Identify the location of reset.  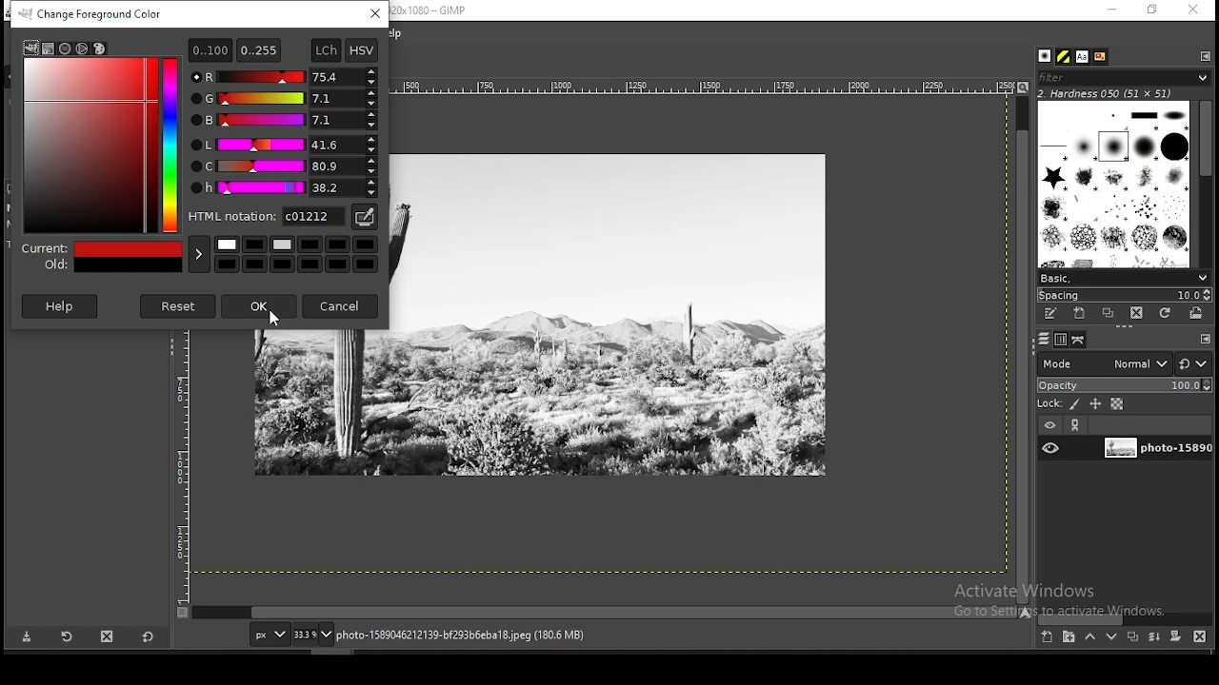
(180, 306).